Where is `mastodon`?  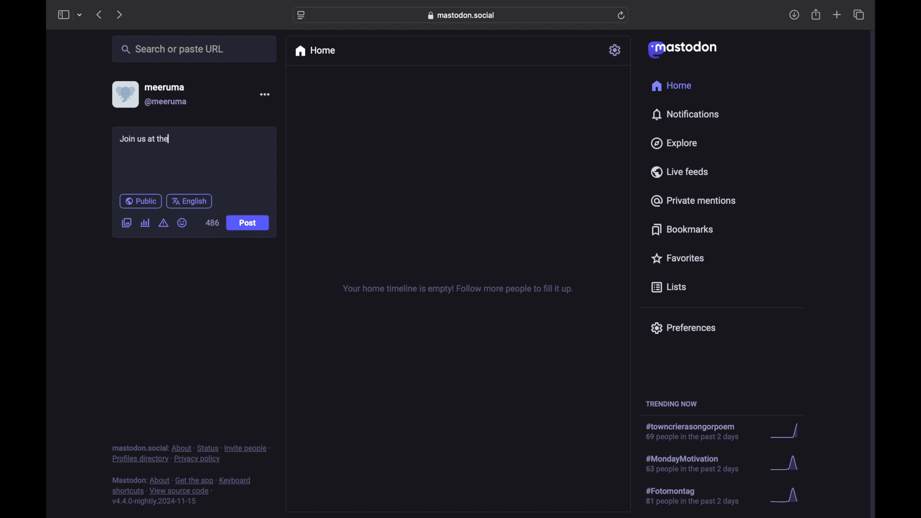
mastodon is located at coordinates (681, 49).